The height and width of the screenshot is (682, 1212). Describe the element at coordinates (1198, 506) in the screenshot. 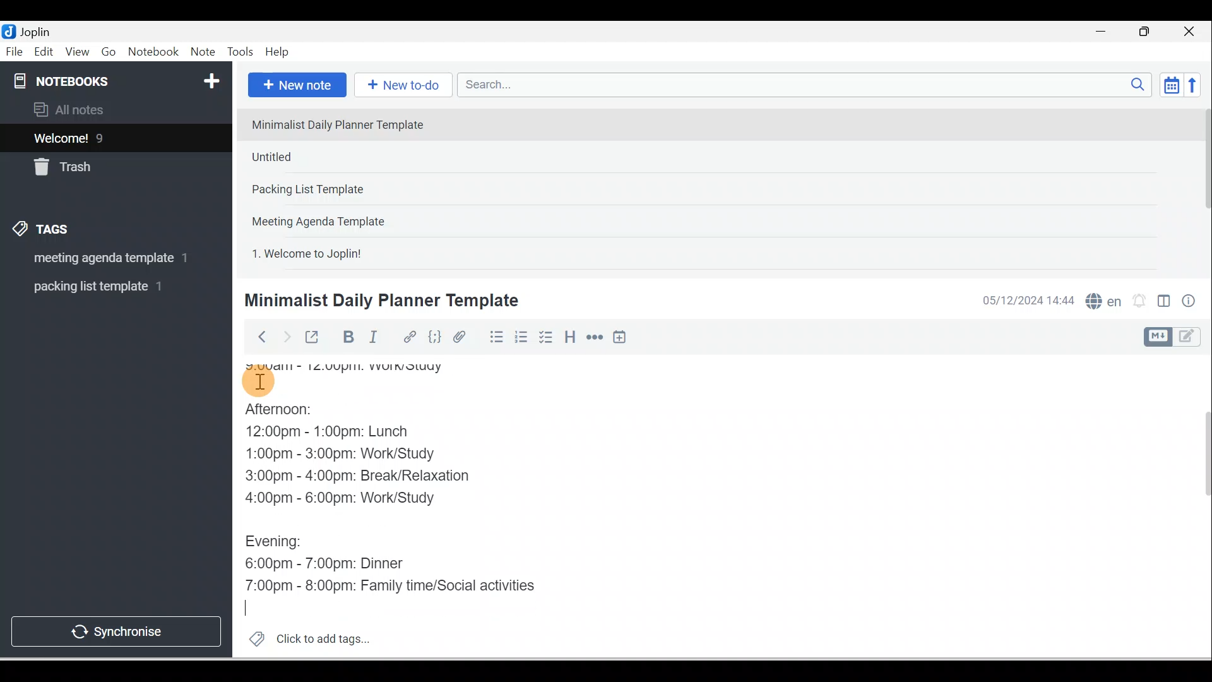

I see `Scroll bar` at that location.